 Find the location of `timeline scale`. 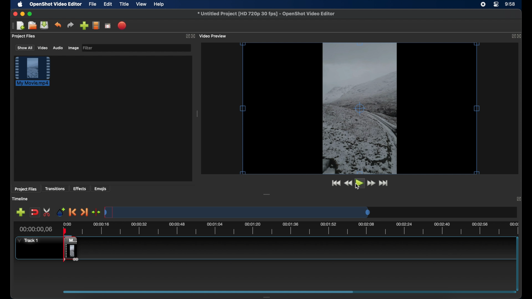

timeline scale is located at coordinates (239, 212).